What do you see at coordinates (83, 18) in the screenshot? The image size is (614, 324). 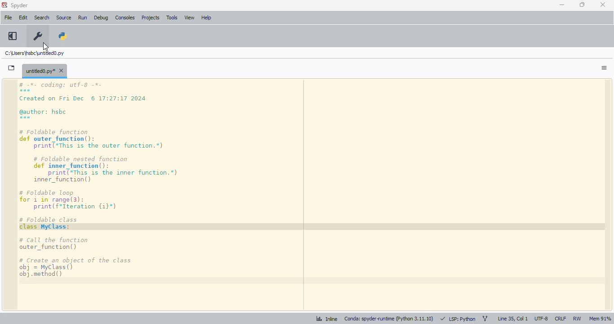 I see `run` at bounding box center [83, 18].